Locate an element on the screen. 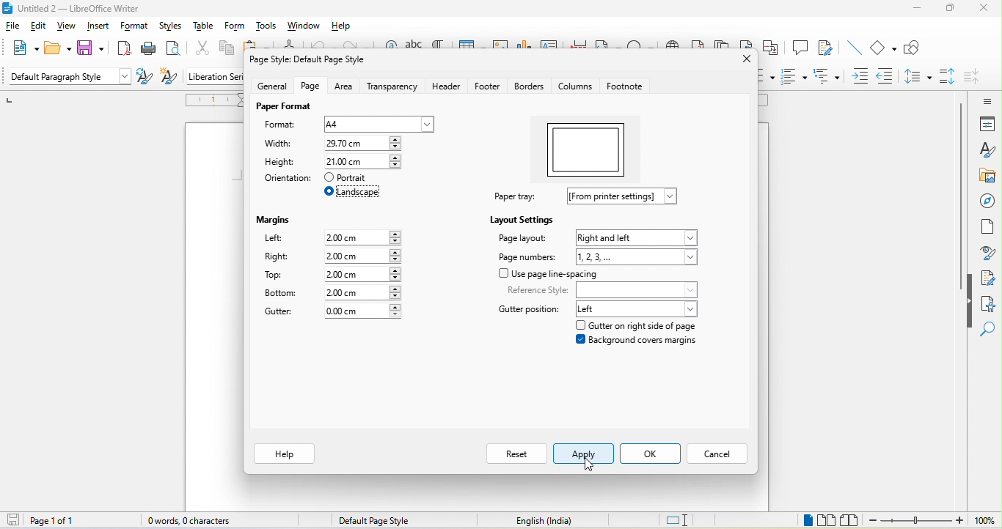  liberation is located at coordinates (216, 76).